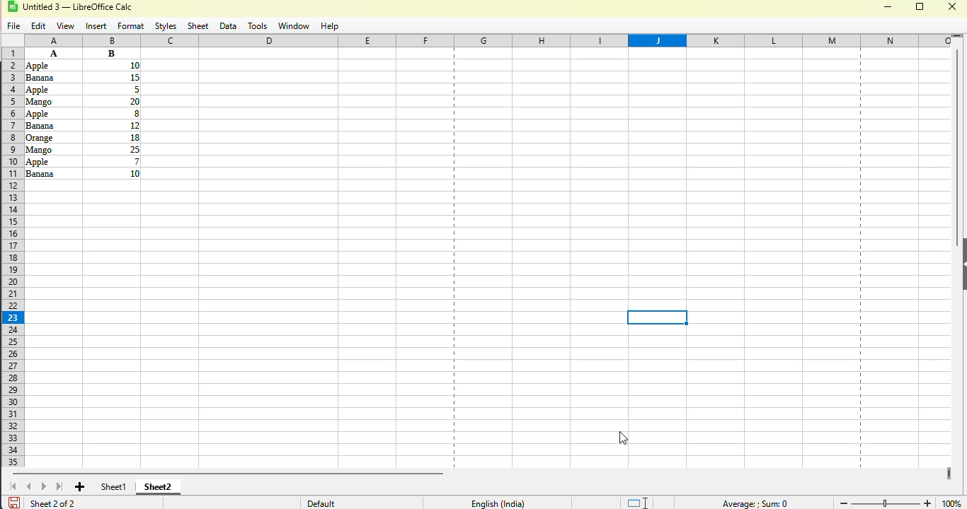  Describe the element at coordinates (228, 27) in the screenshot. I see `data` at that location.